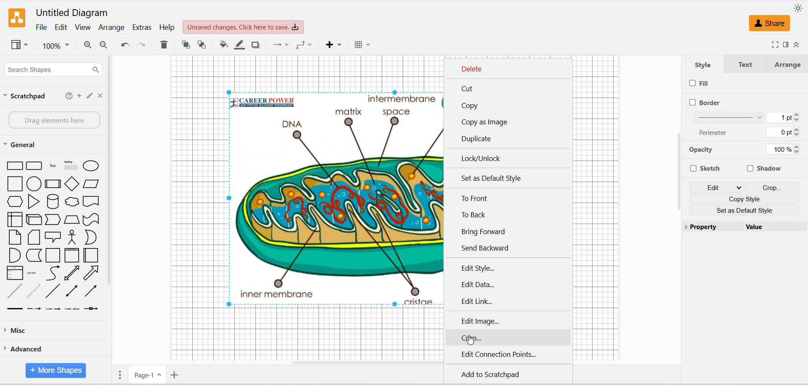  I want to click on Untitled Diagram, so click(72, 13).